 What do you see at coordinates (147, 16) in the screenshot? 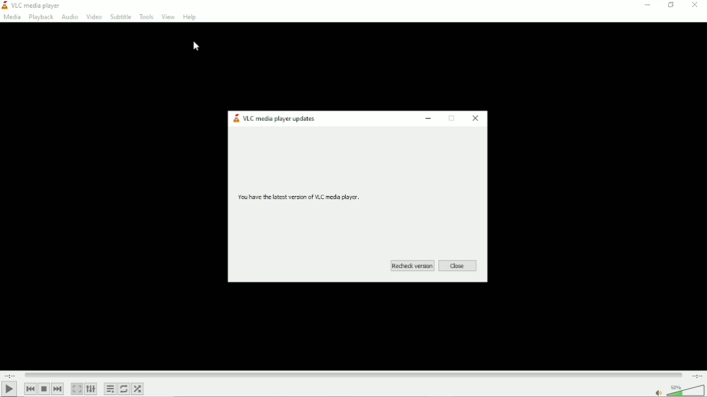
I see `Tools` at bounding box center [147, 16].